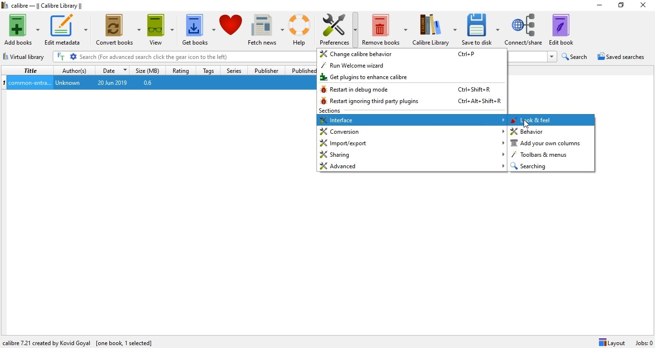  I want to click on Layout, so click(612, 342).